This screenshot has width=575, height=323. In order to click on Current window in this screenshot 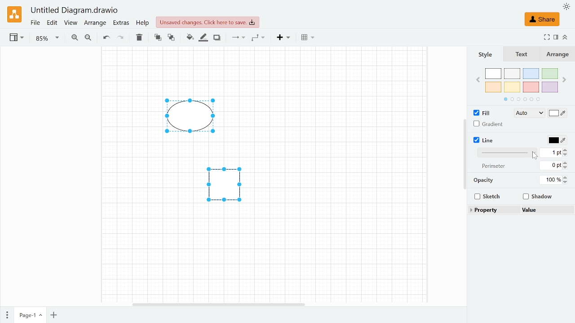, I will do `click(75, 11)`.